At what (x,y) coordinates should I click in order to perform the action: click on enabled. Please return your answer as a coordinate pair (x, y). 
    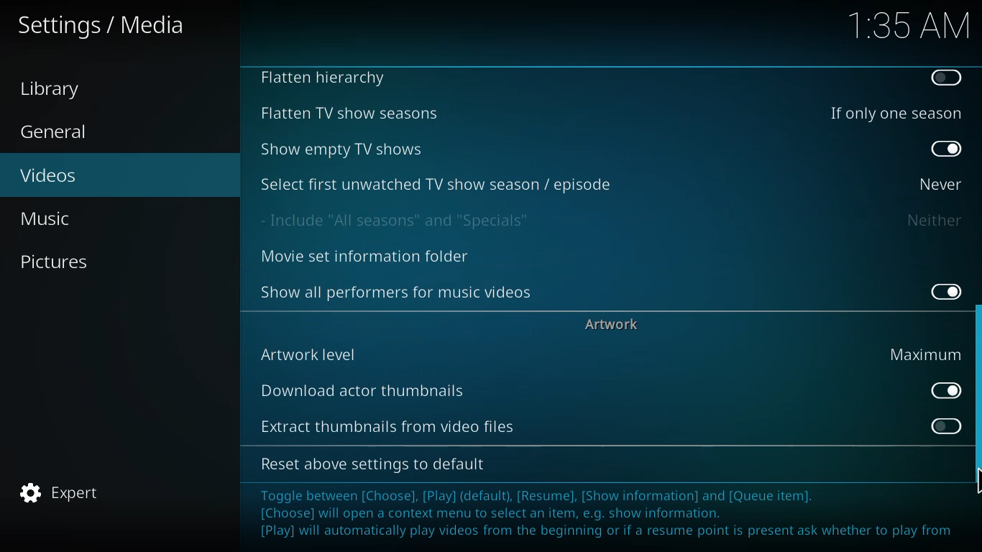
    Looking at the image, I should click on (942, 289).